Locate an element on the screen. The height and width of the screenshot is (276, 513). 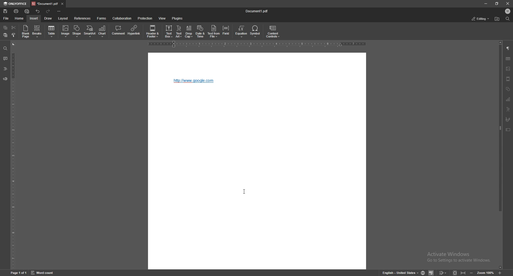
charts is located at coordinates (509, 99).